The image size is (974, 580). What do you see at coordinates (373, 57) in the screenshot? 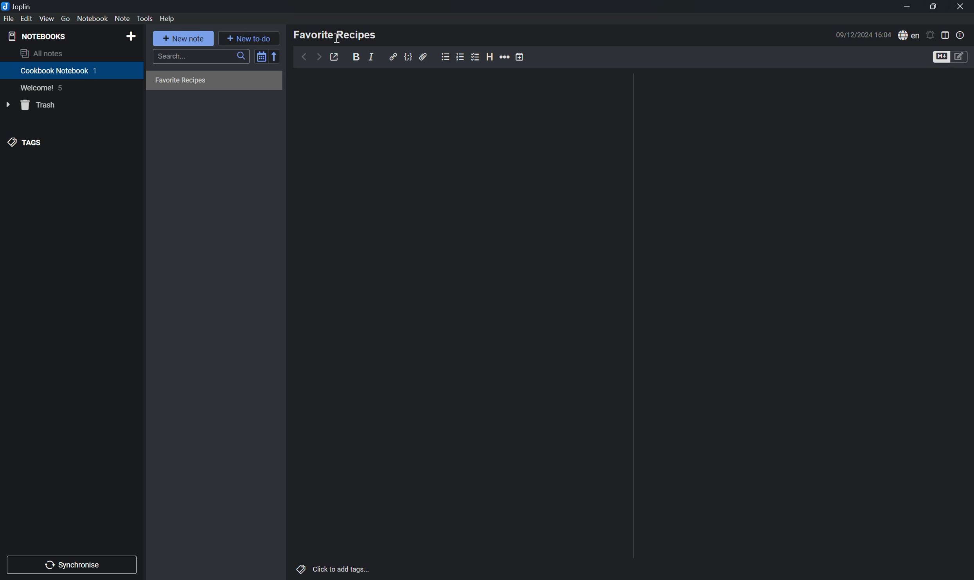
I see `Italic` at bounding box center [373, 57].